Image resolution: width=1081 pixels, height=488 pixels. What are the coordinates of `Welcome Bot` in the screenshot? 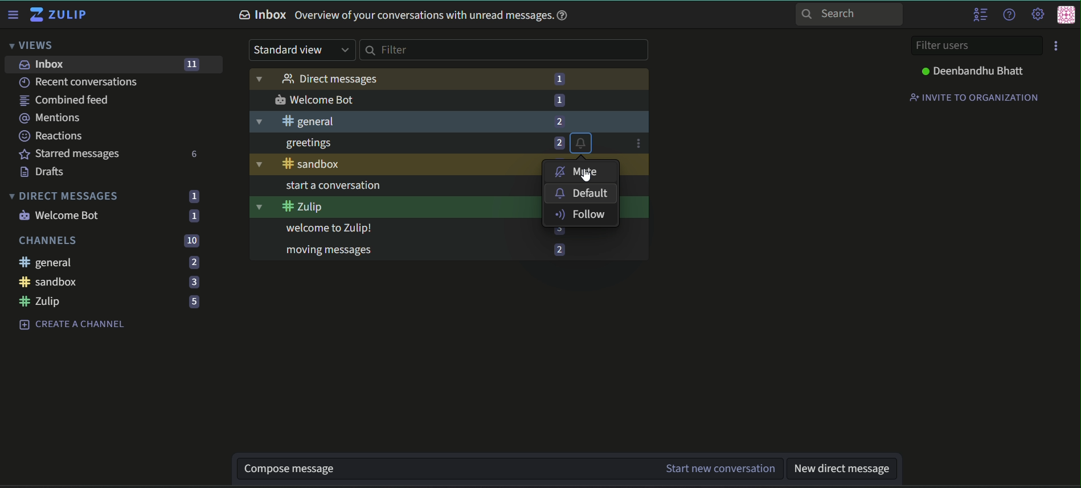 It's located at (60, 216).